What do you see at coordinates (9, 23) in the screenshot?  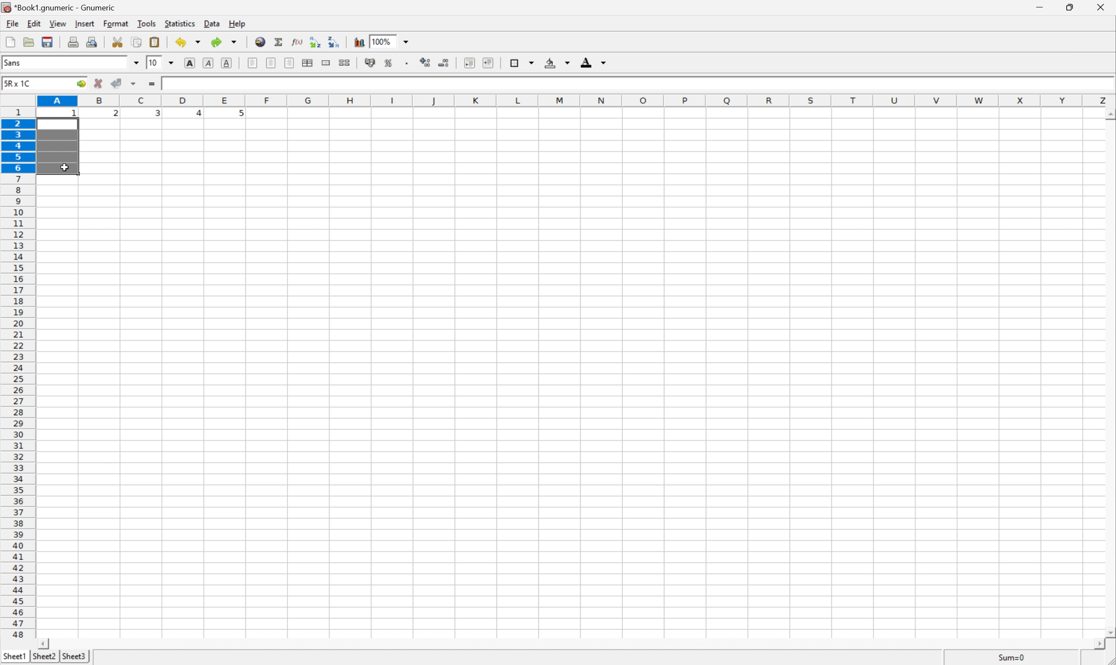 I see `file` at bounding box center [9, 23].